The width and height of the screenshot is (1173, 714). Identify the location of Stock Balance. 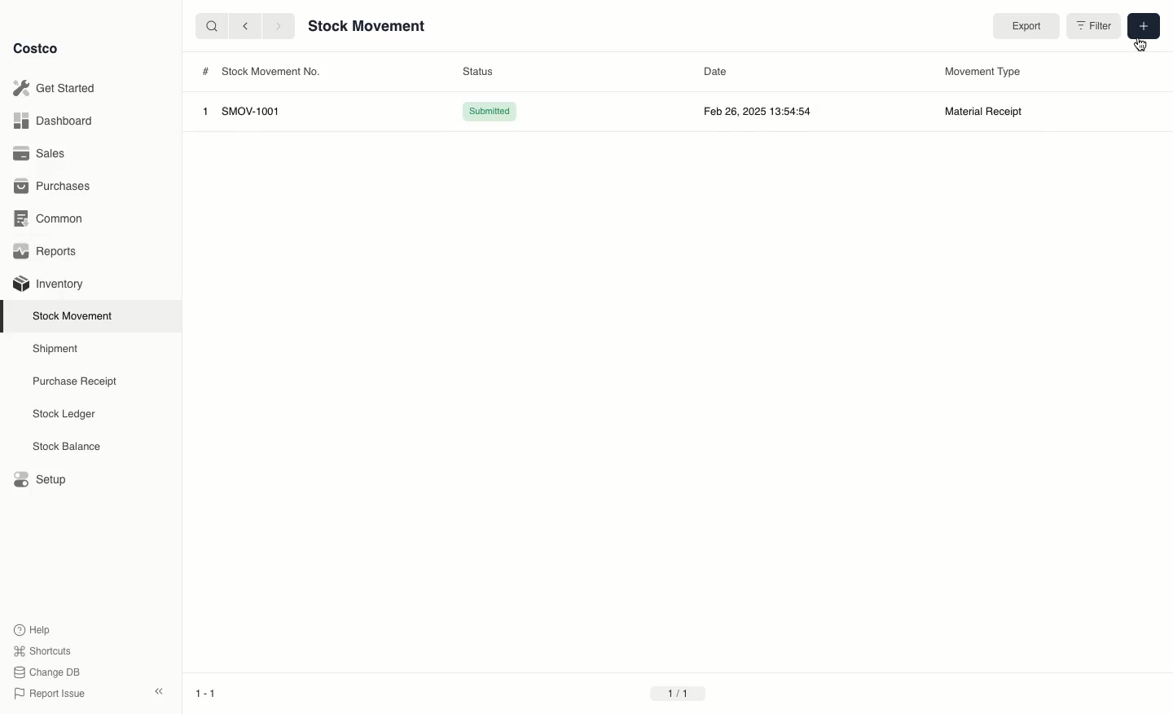
(68, 447).